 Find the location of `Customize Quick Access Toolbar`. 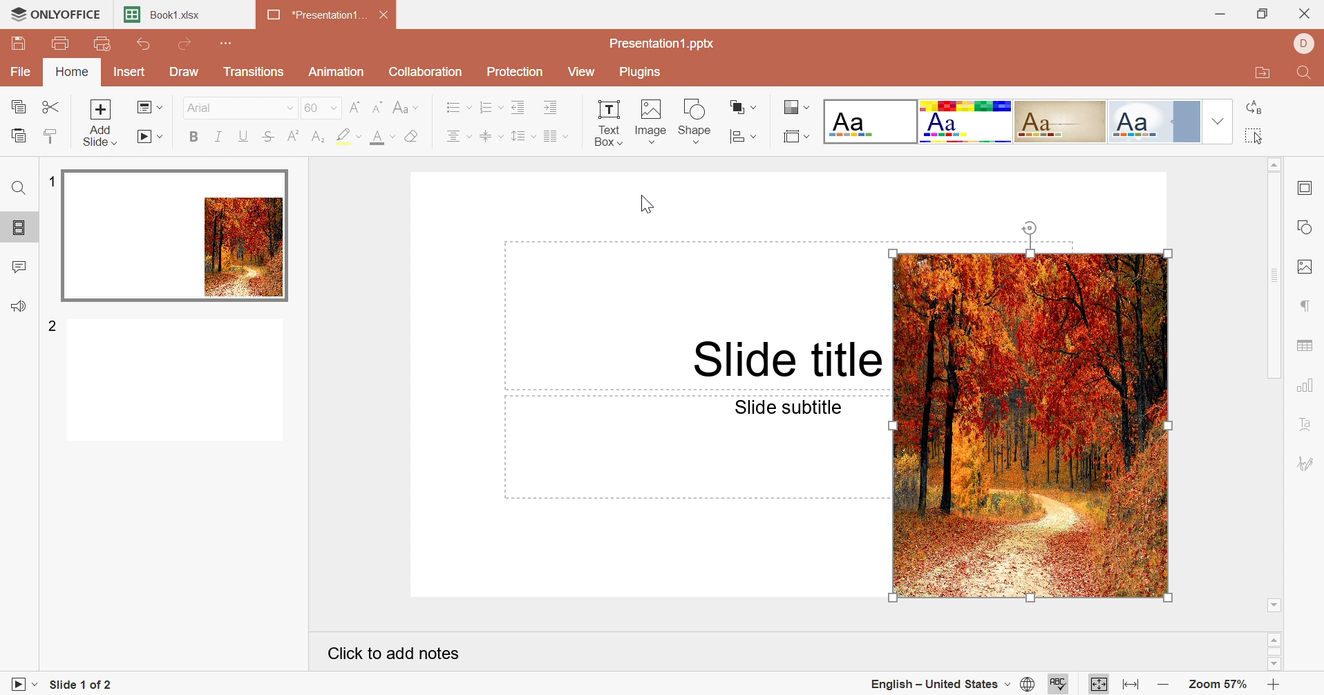

Customize Quick Access Toolbar is located at coordinates (223, 43).